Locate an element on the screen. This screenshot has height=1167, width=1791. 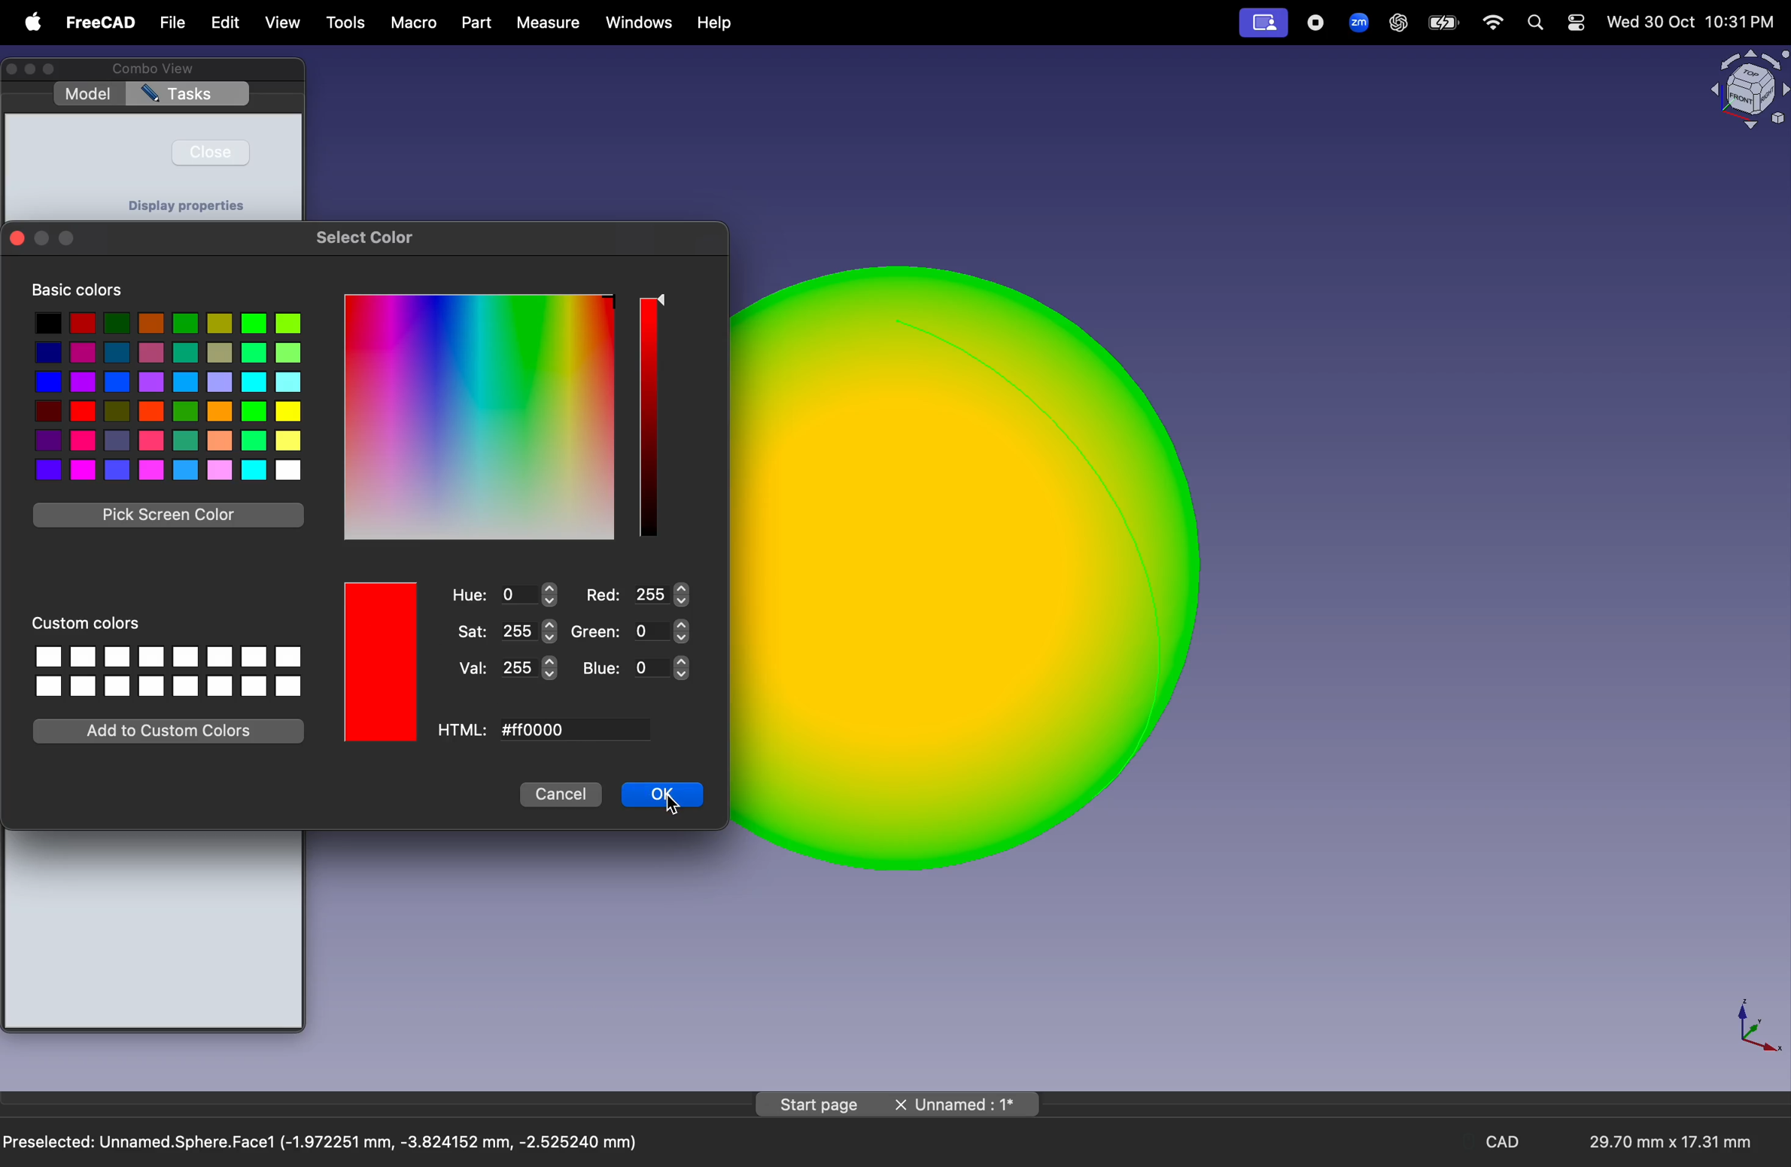
red is located at coordinates (636, 594).